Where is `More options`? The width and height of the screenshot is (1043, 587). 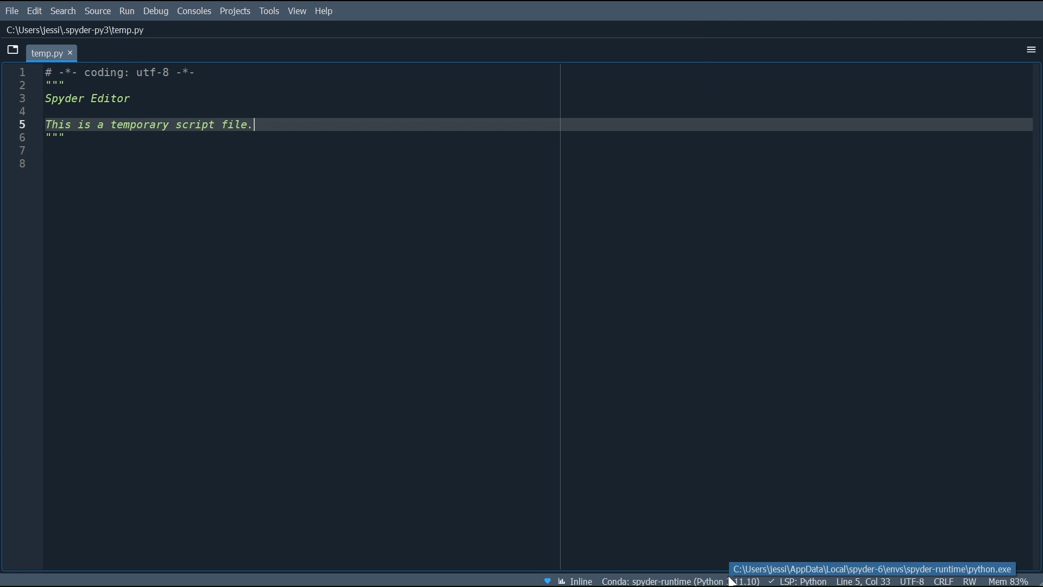 More options is located at coordinates (1029, 51).